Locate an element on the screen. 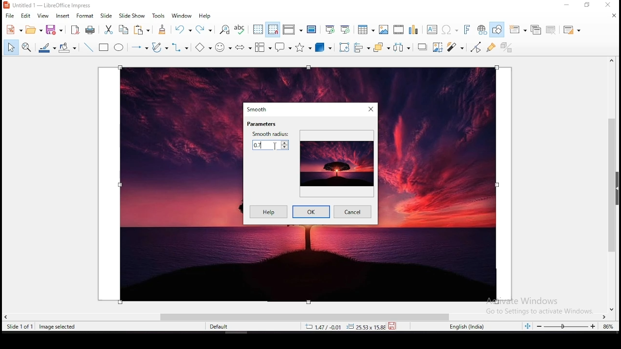 The image size is (621, 349). open is located at coordinates (33, 30).